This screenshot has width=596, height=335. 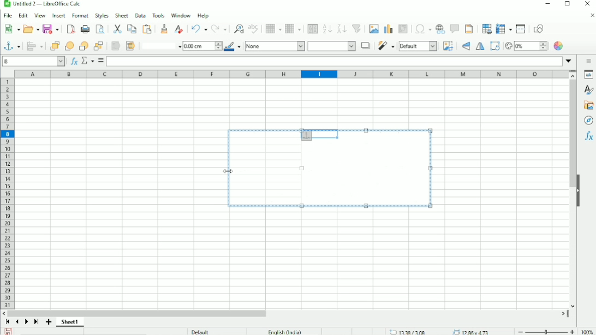 I want to click on Navigator, so click(x=589, y=121).